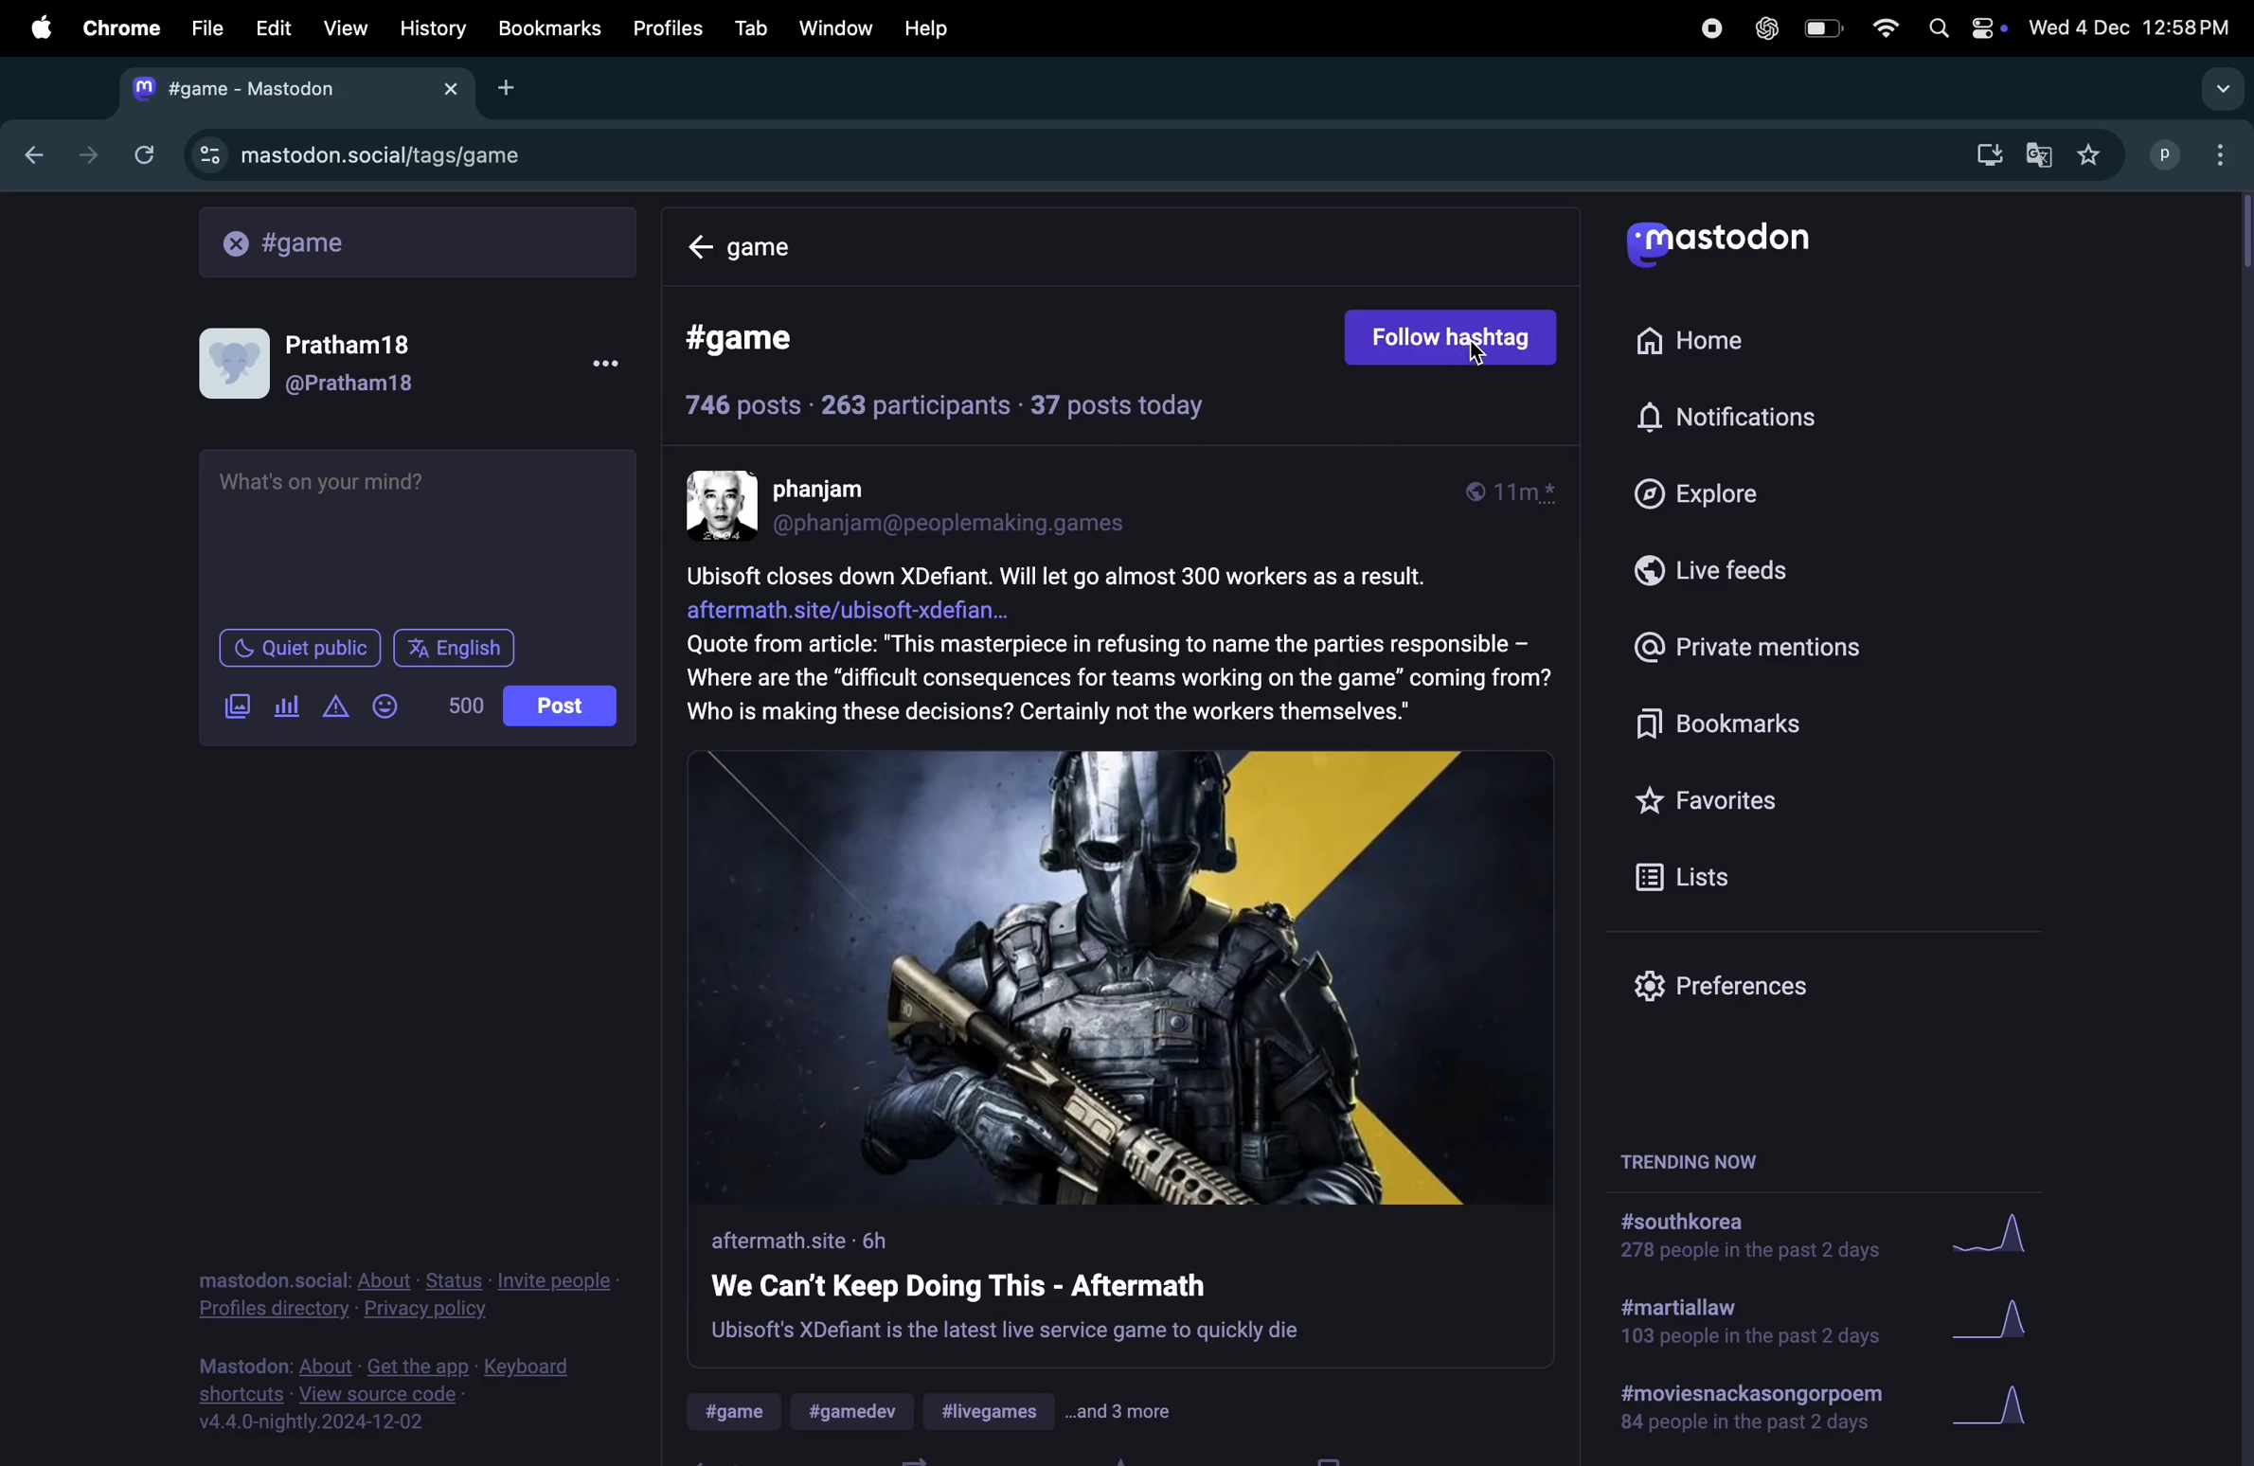 The height and width of the screenshot is (1466, 2254). I want to click on phanjam, so click(839, 490).